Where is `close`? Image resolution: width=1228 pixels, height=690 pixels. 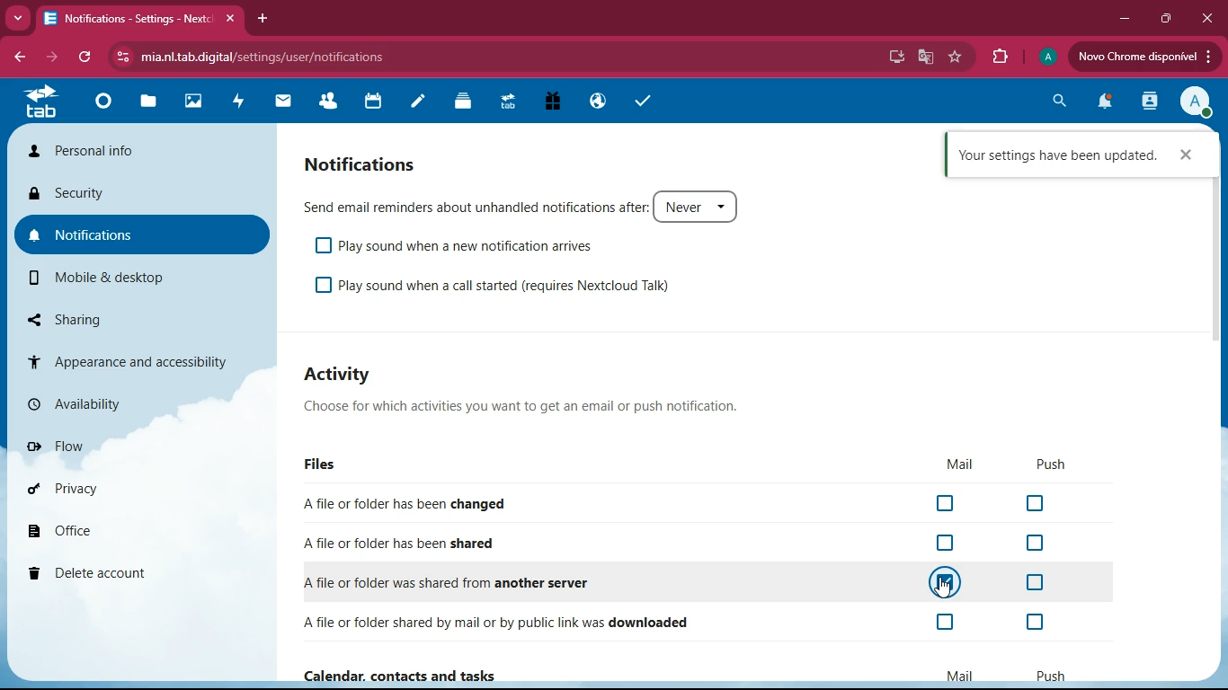
close is located at coordinates (1210, 18).